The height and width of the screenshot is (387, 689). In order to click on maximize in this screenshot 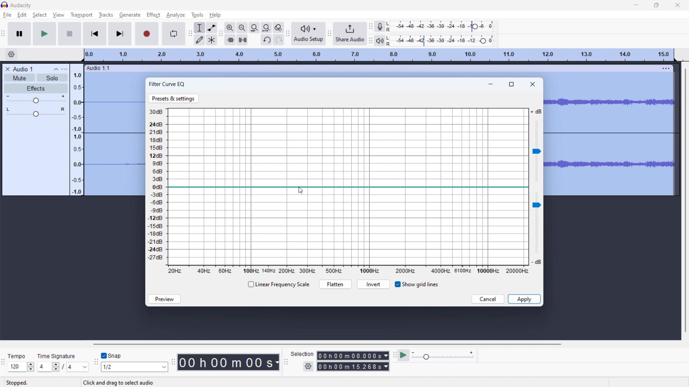, I will do `click(512, 83)`.